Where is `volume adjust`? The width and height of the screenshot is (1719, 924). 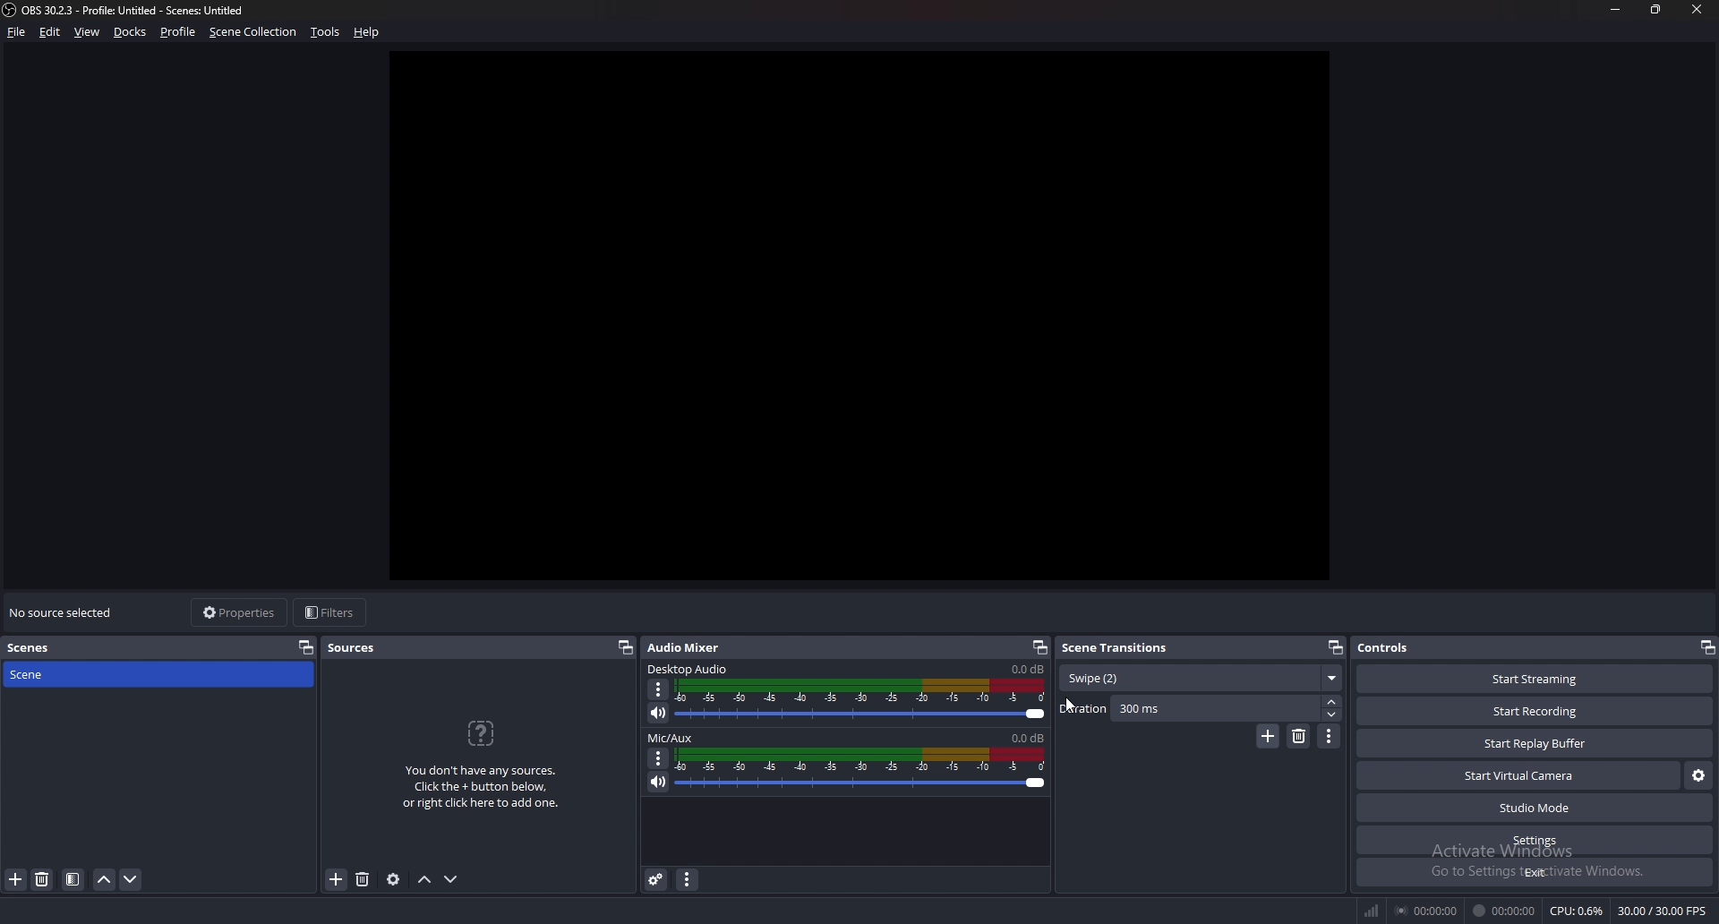
volume adjust is located at coordinates (863, 770).